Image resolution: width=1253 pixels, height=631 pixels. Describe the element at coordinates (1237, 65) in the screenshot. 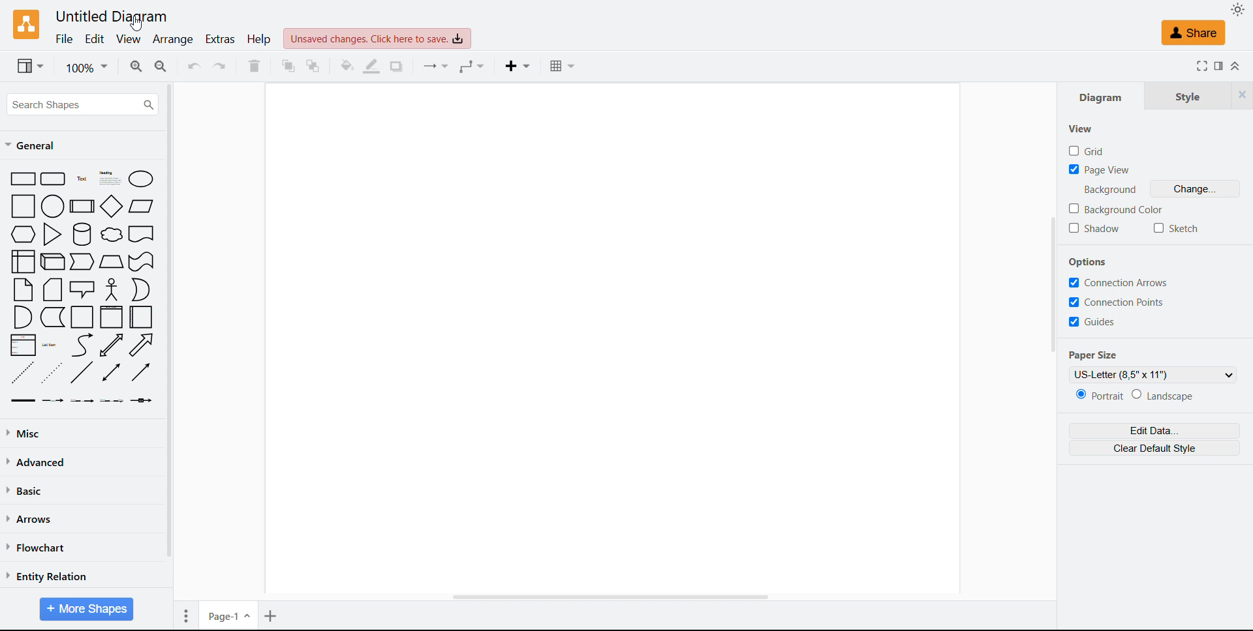

I see `Collapse ` at that location.